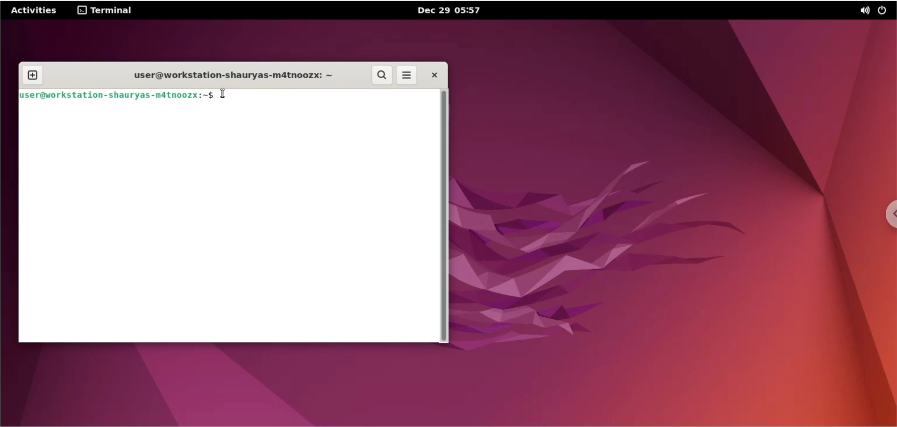 Image resolution: width=897 pixels, height=427 pixels. I want to click on scrollbar navigation, so click(447, 216).